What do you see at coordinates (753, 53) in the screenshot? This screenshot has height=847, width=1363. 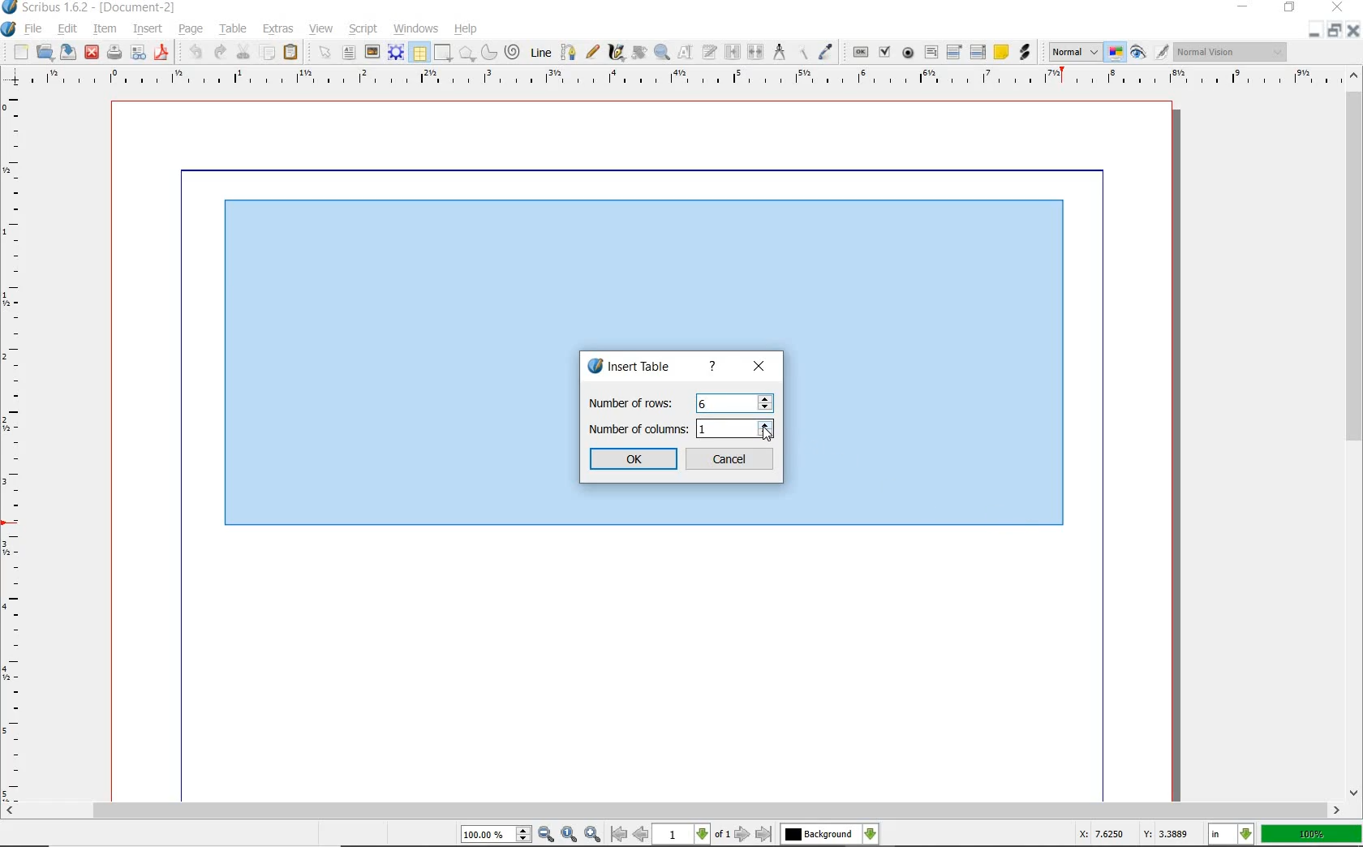 I see `unlink text frame` at bounding box center [753, 53].